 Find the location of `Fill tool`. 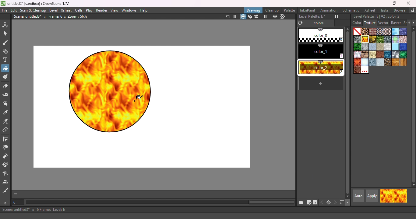

Fill tool is located at coordinates (5, 69).